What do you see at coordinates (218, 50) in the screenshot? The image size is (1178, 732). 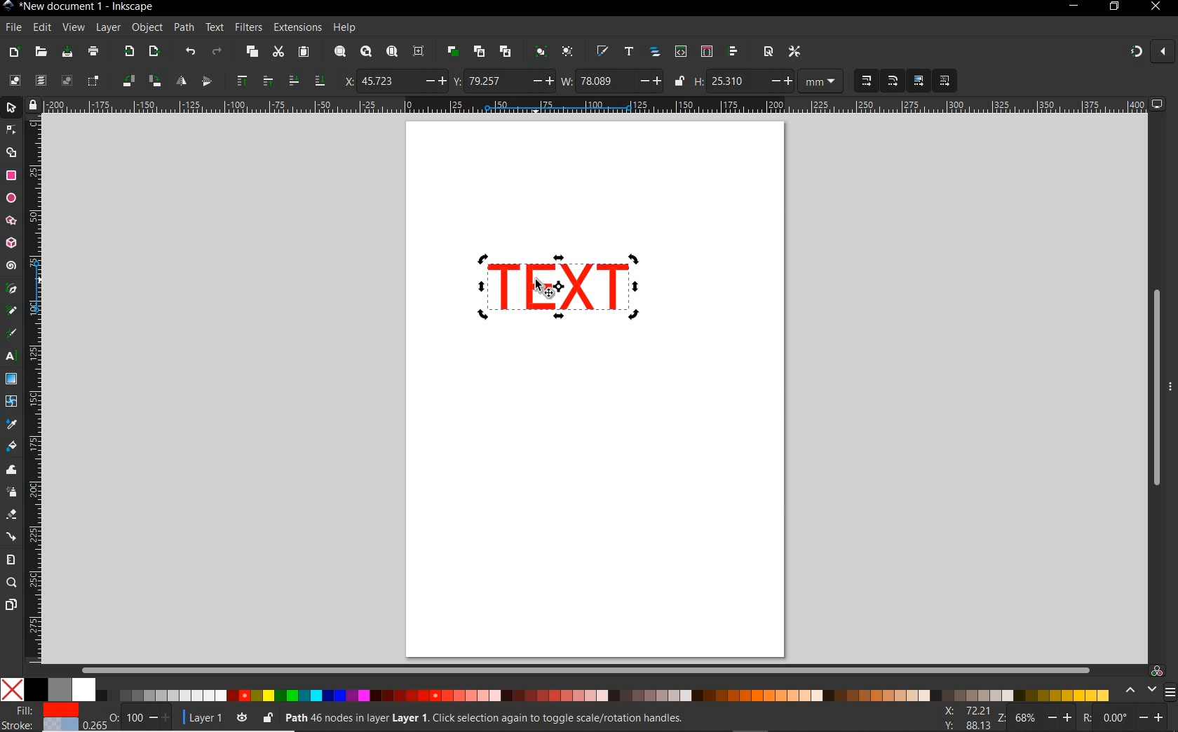 I see `REDO` at bounding box center [218, 50].